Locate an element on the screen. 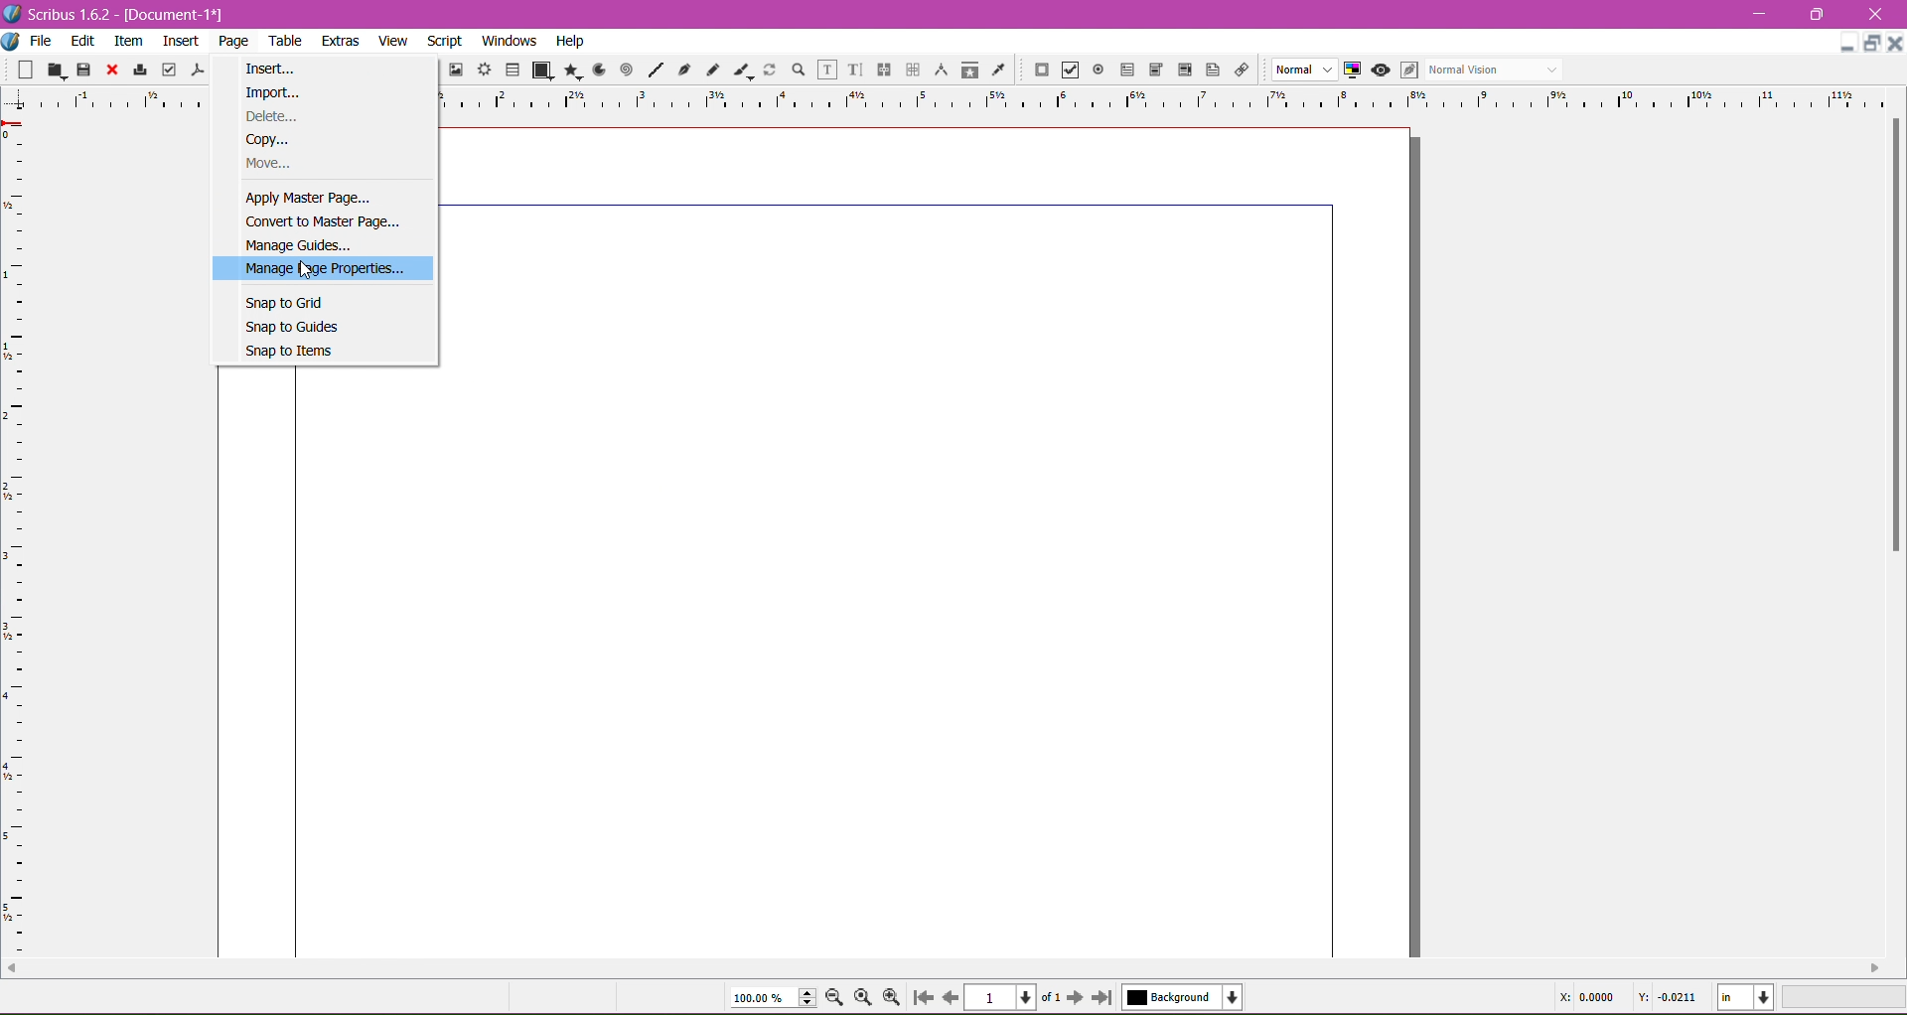 Image resolution: width=1907 pixels, height=1015 pixels. Edit Contents of Frame is located at coordinates (825, 71).